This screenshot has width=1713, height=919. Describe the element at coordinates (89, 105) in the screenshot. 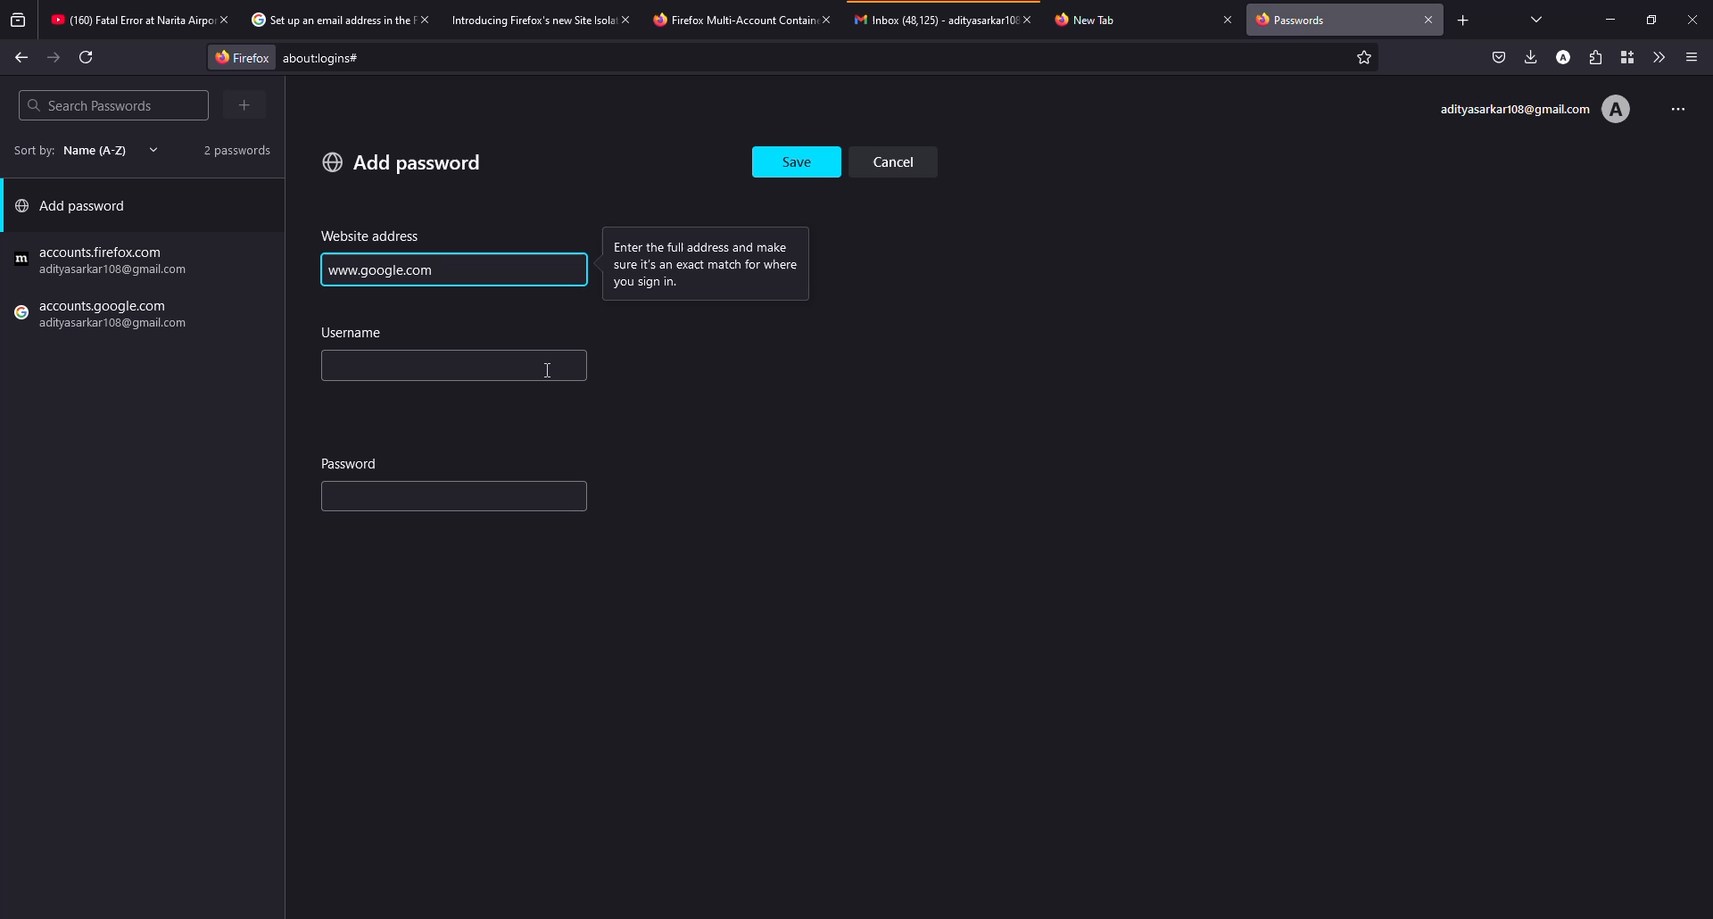

I see `search` at that location.